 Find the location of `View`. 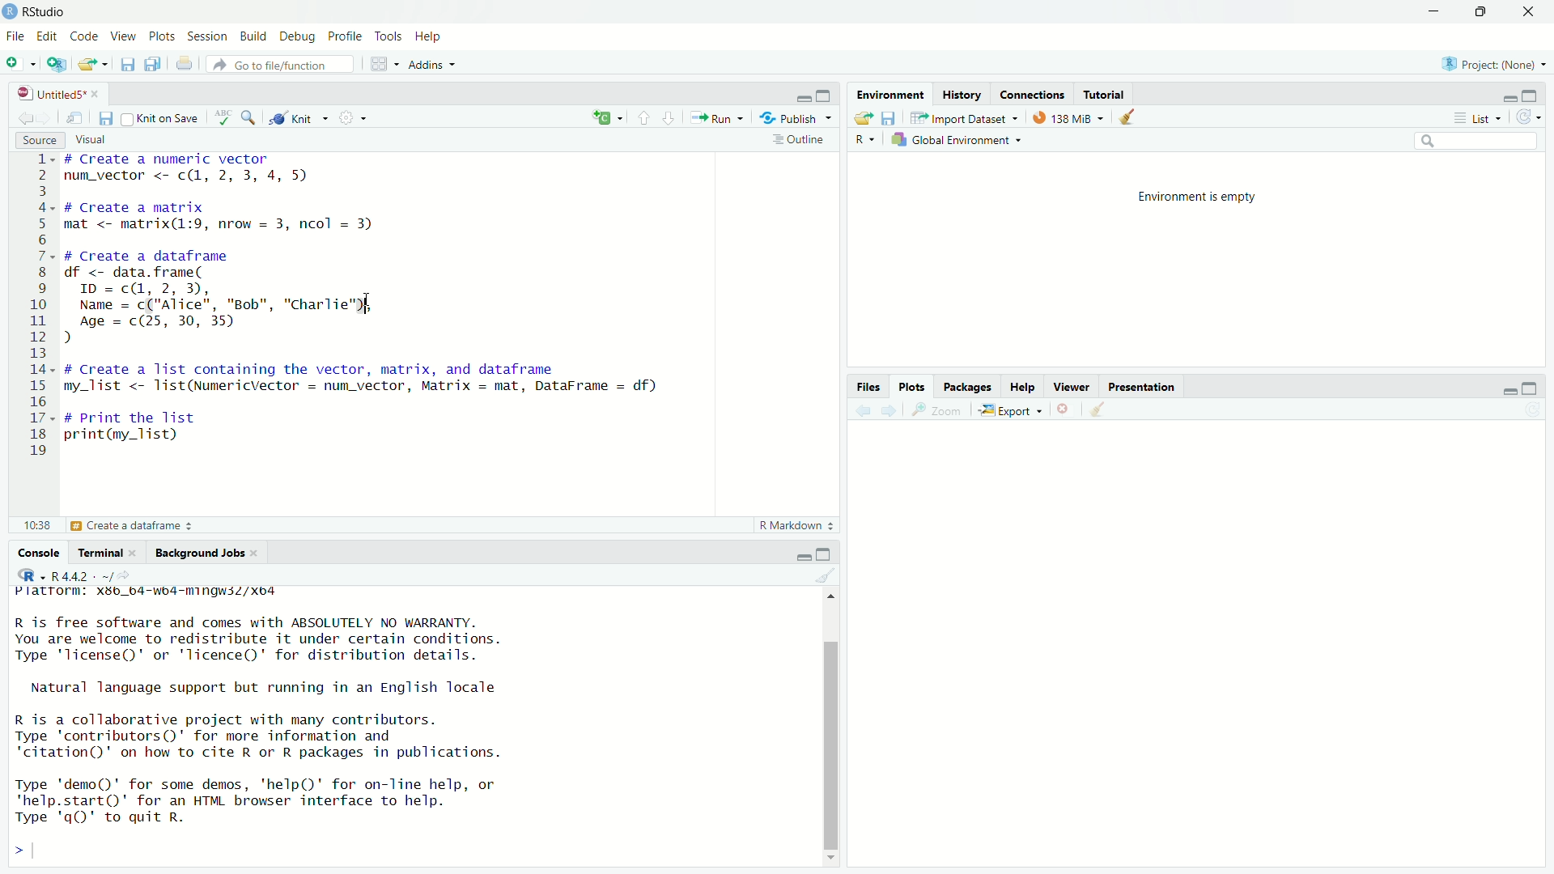

View is located at coordinates (125, 37).